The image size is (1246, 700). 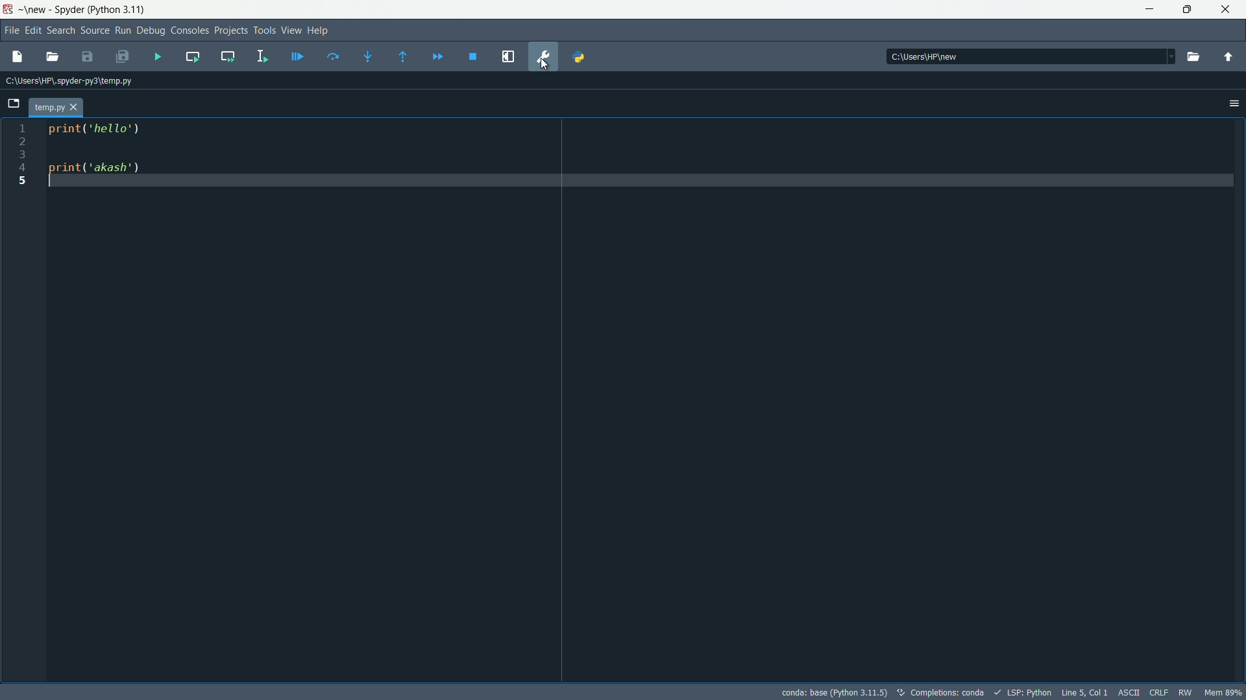 I want to click on step into function, so click(x=368, y=58).